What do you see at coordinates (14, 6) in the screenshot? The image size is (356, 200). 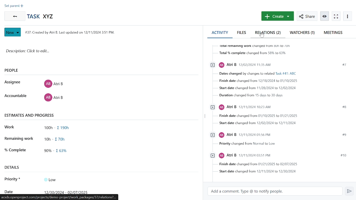 I see `set preset` at bounding box center [14, 6].